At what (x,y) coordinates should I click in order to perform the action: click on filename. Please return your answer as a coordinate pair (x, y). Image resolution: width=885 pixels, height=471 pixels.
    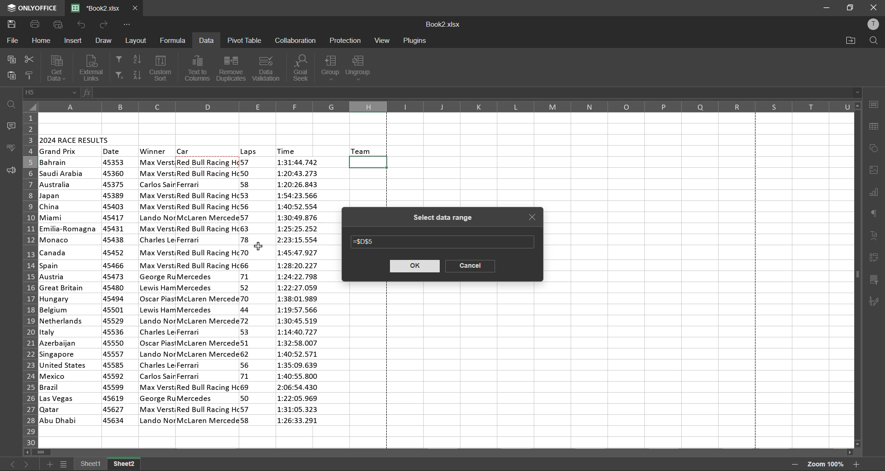
    Looking at the image, I should click on (443, 25).